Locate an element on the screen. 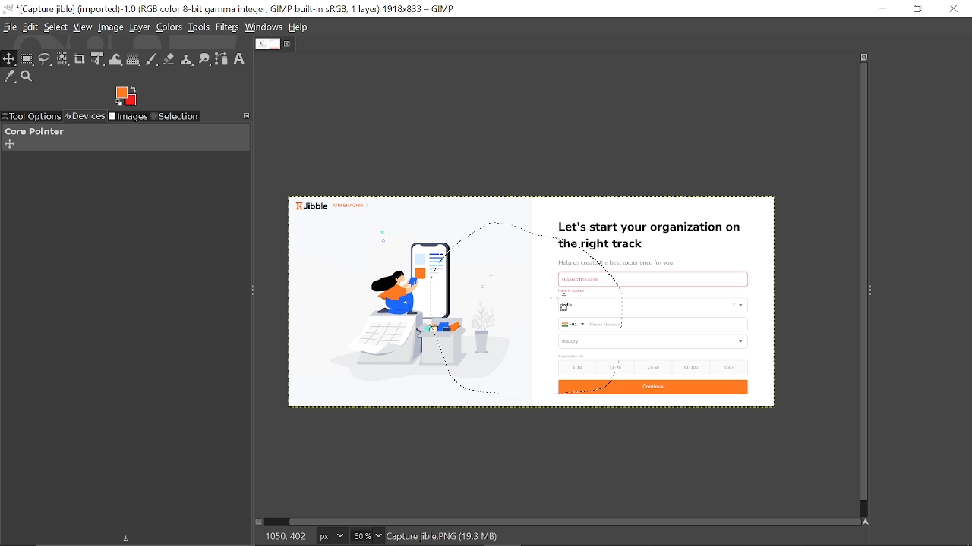 This screenshot has width=972, height=546. Save device status is located at coordinates (129, 540).